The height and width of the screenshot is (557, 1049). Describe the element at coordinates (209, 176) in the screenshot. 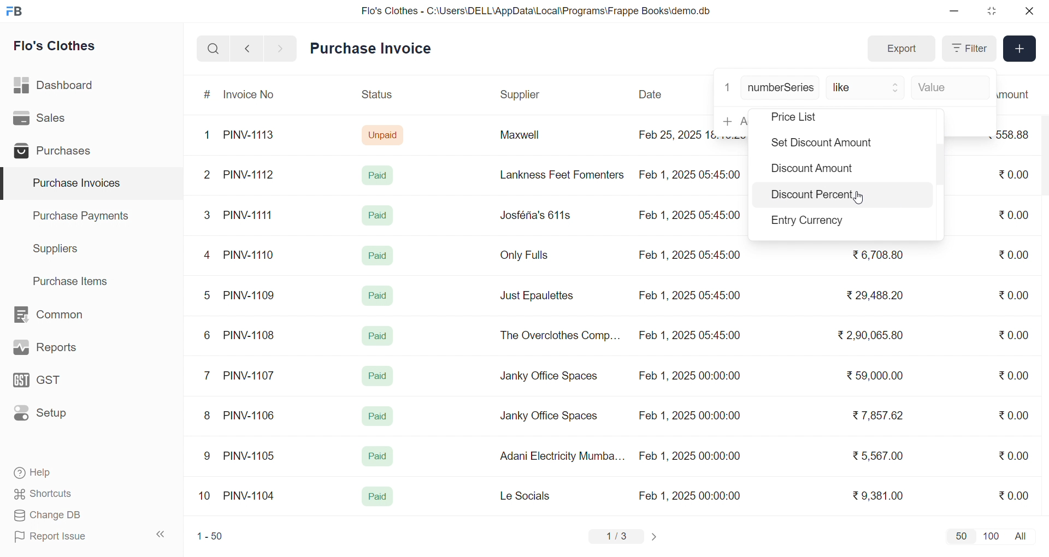

I see `2` at that location.